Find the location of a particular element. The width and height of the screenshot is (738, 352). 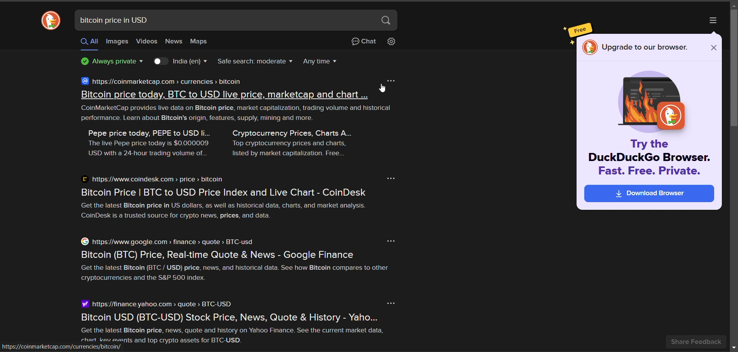

maps is located at coordinates (200, 41).